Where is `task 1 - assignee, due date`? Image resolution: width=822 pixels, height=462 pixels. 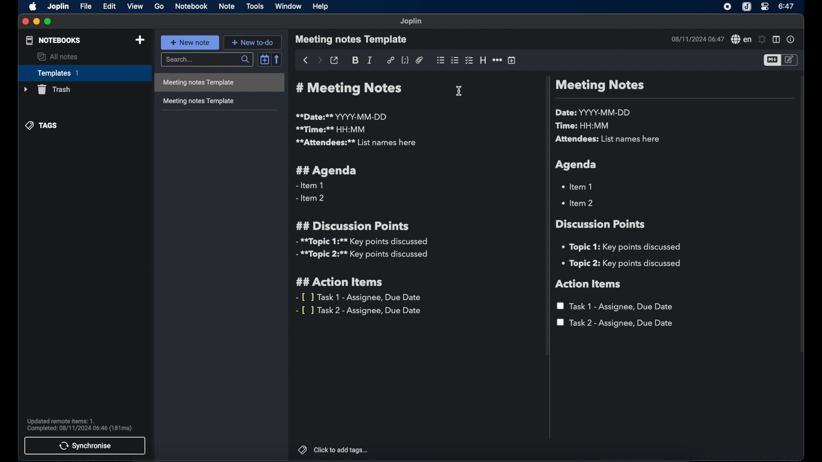 task 1 - assignee, due date is located at coordinates (616, 306).